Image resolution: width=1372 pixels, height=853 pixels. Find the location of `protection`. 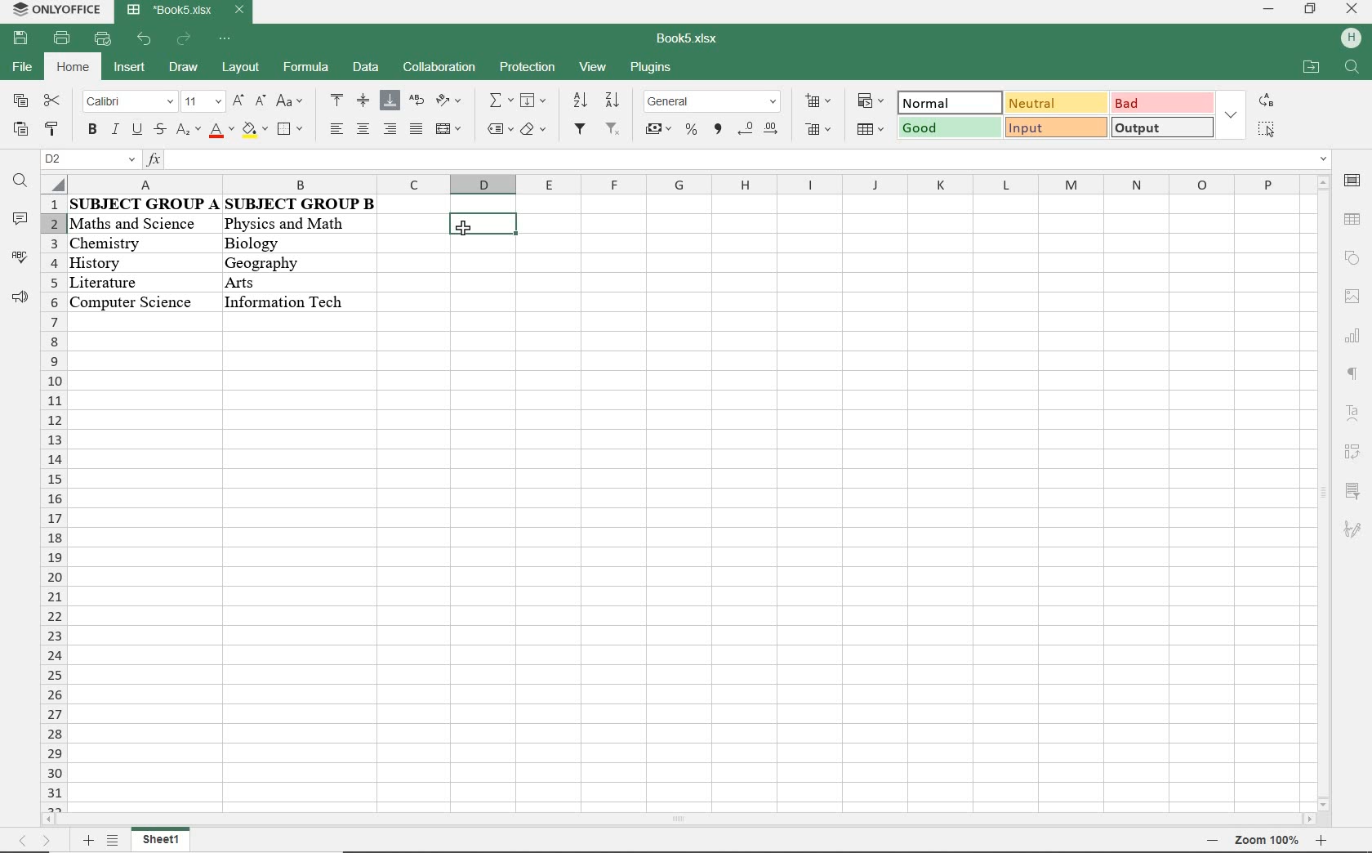

protection is located at coordinates (527, 69).